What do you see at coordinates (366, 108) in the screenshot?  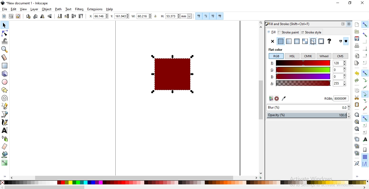 I see `snap midpoints of line segments` at bounding box center [366, 108].